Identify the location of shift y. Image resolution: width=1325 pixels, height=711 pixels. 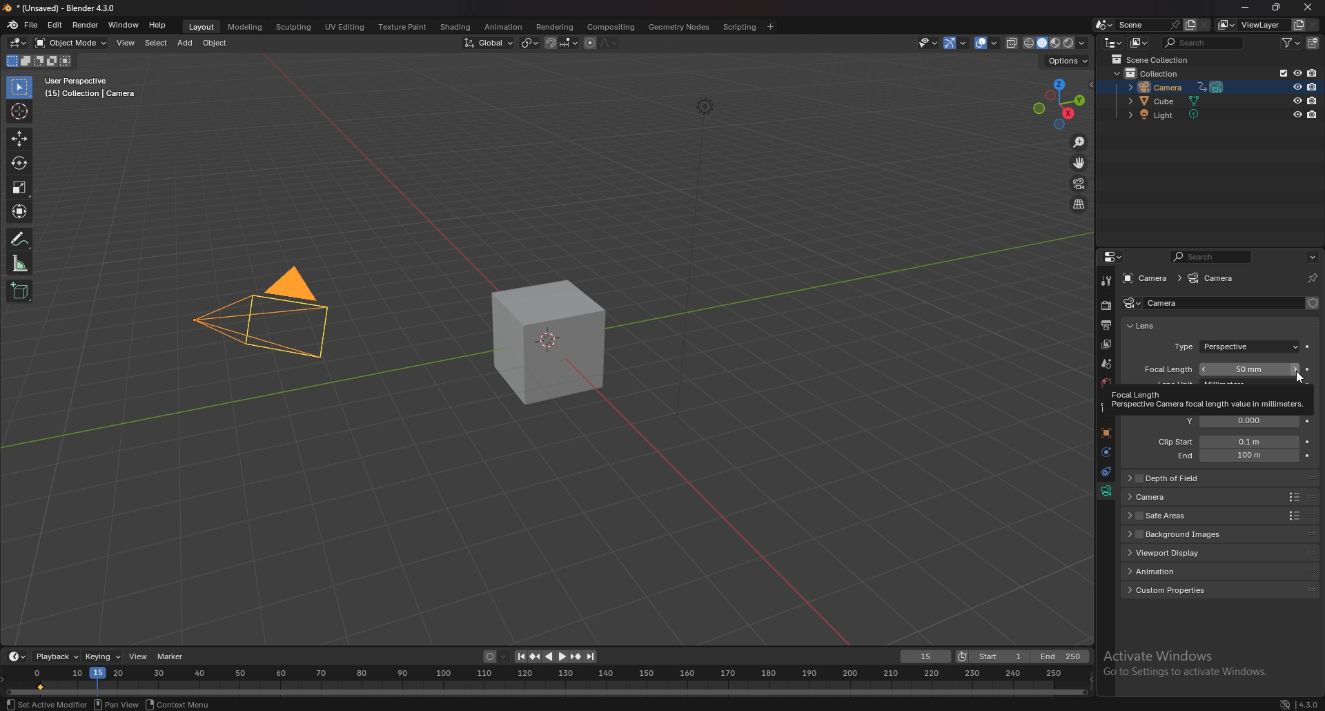
(1228, 421).